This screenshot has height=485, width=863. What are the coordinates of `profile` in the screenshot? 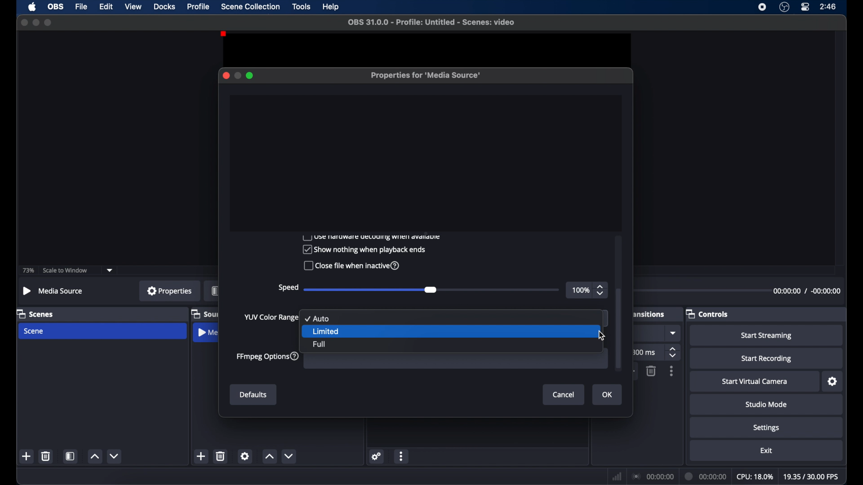 It's located at (199, 6).